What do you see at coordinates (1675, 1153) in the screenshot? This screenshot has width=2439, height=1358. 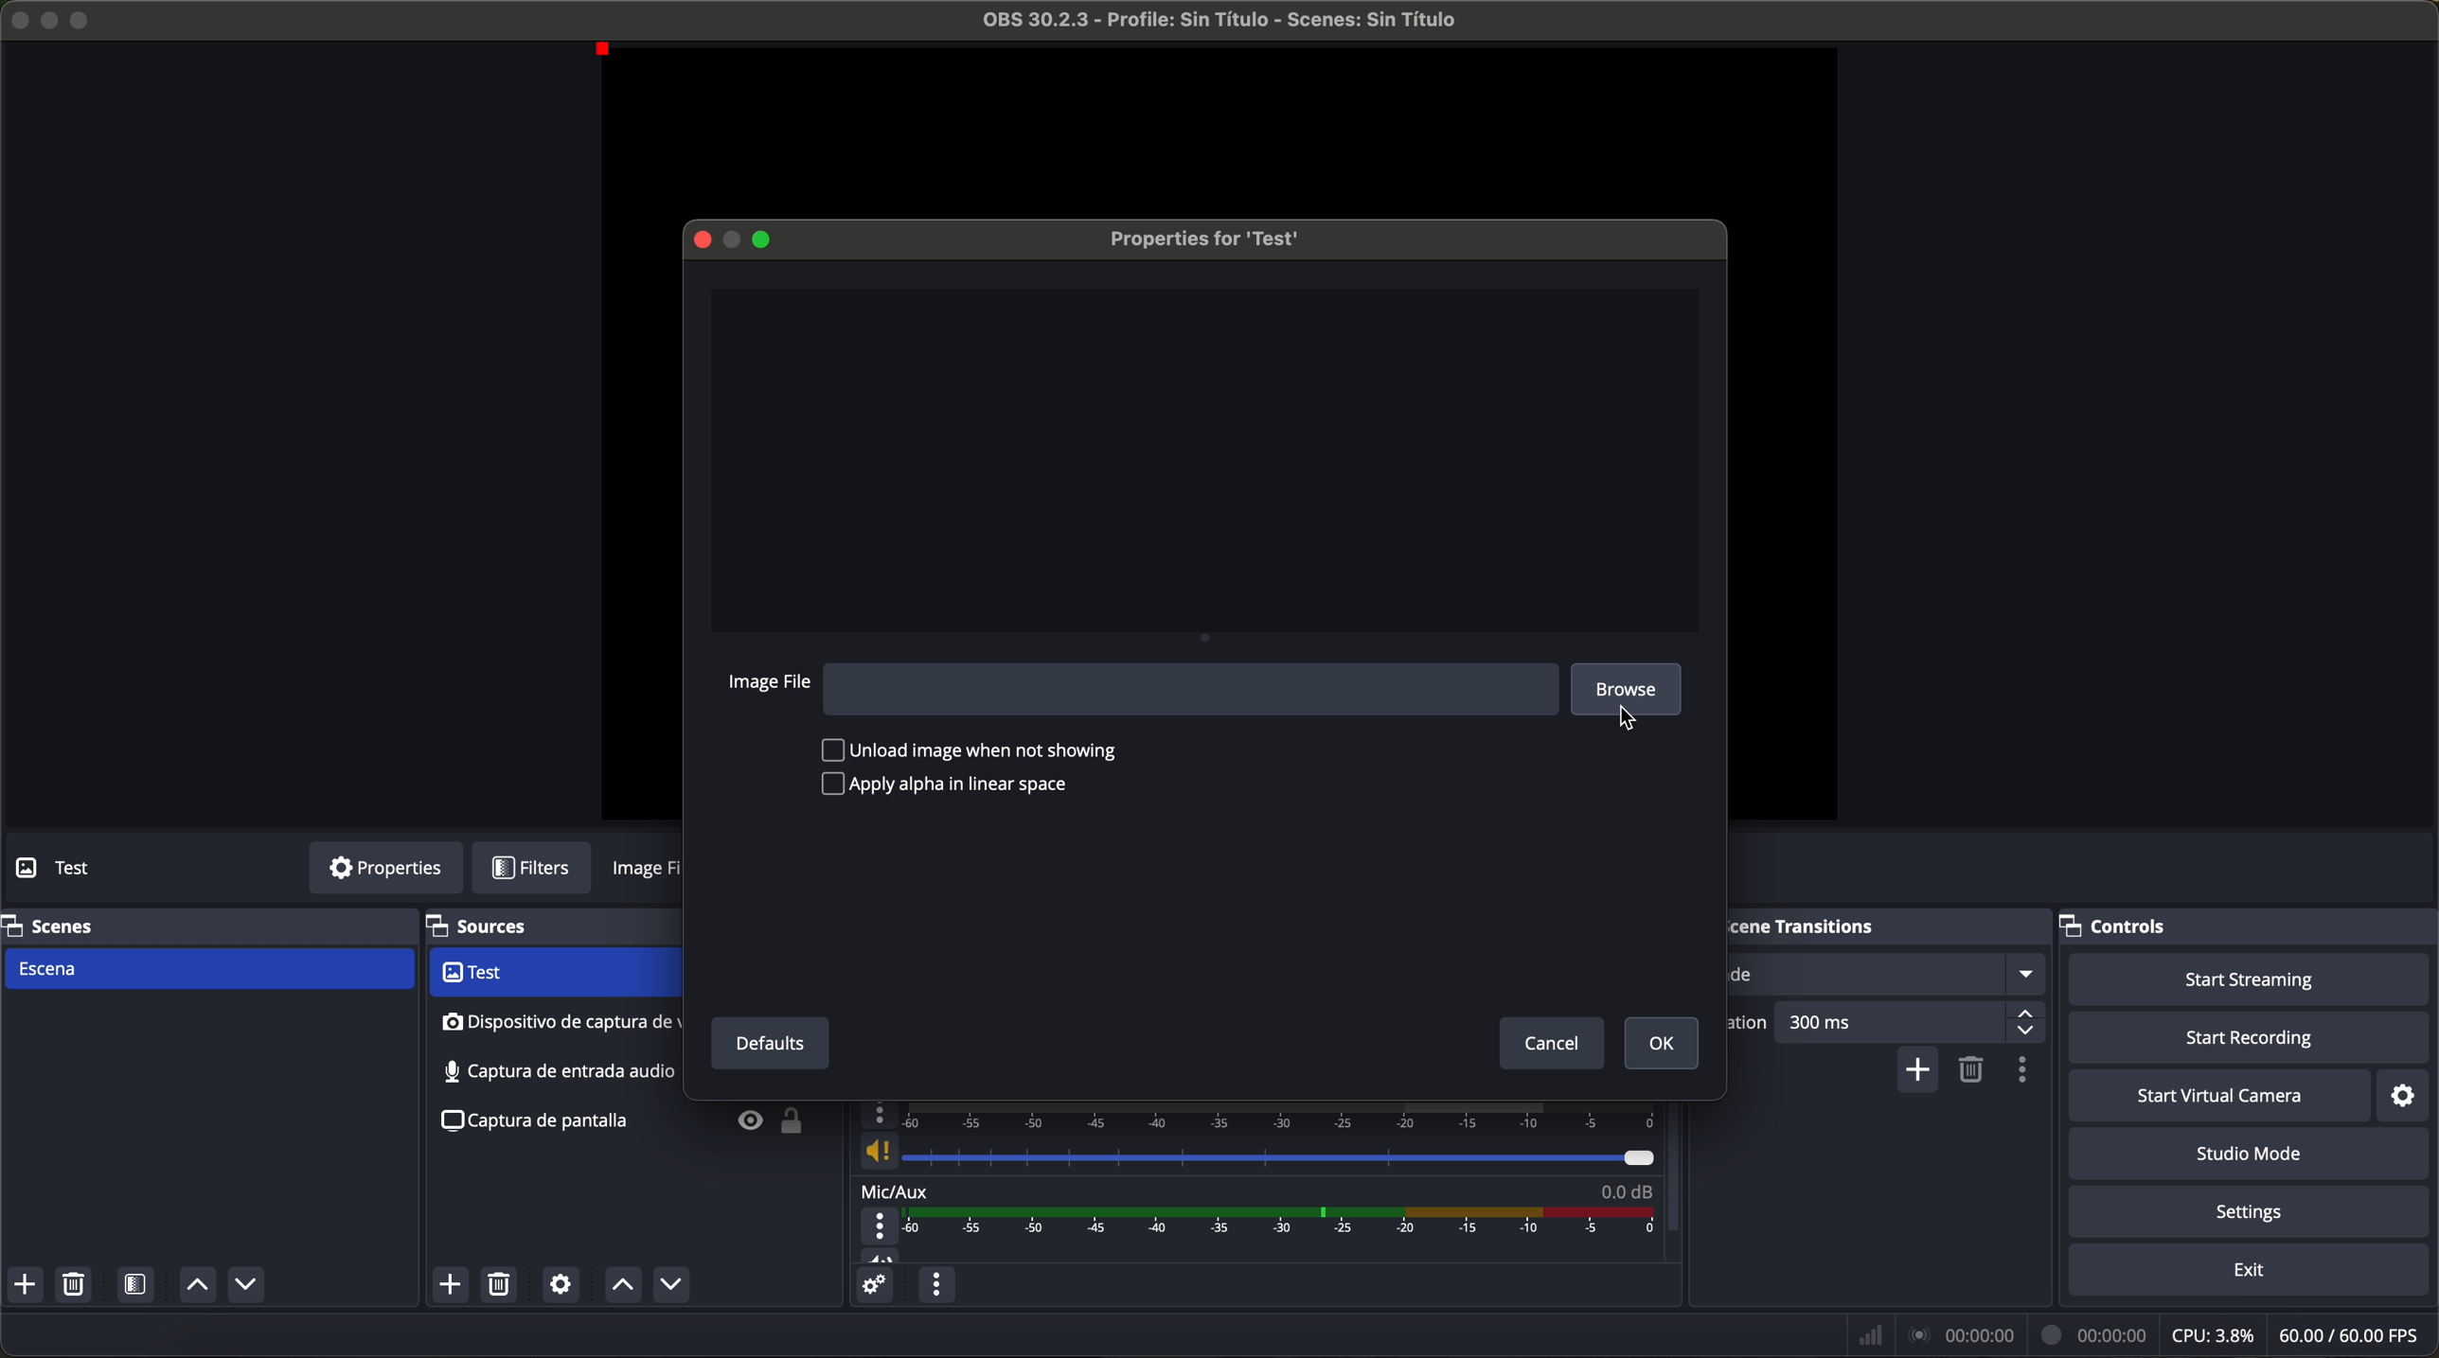 I see `scroll down` at bounding box center [1675, 1153].